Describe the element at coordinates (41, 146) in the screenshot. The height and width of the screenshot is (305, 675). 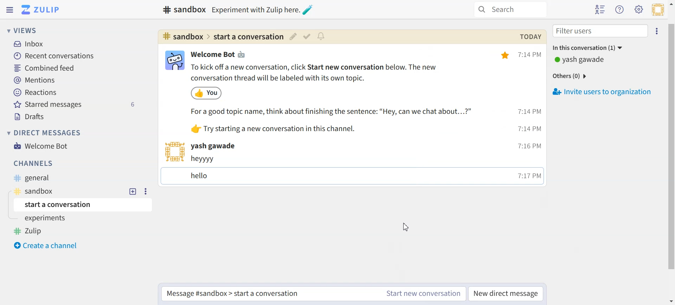
I see `Welcome Bot` at that location.